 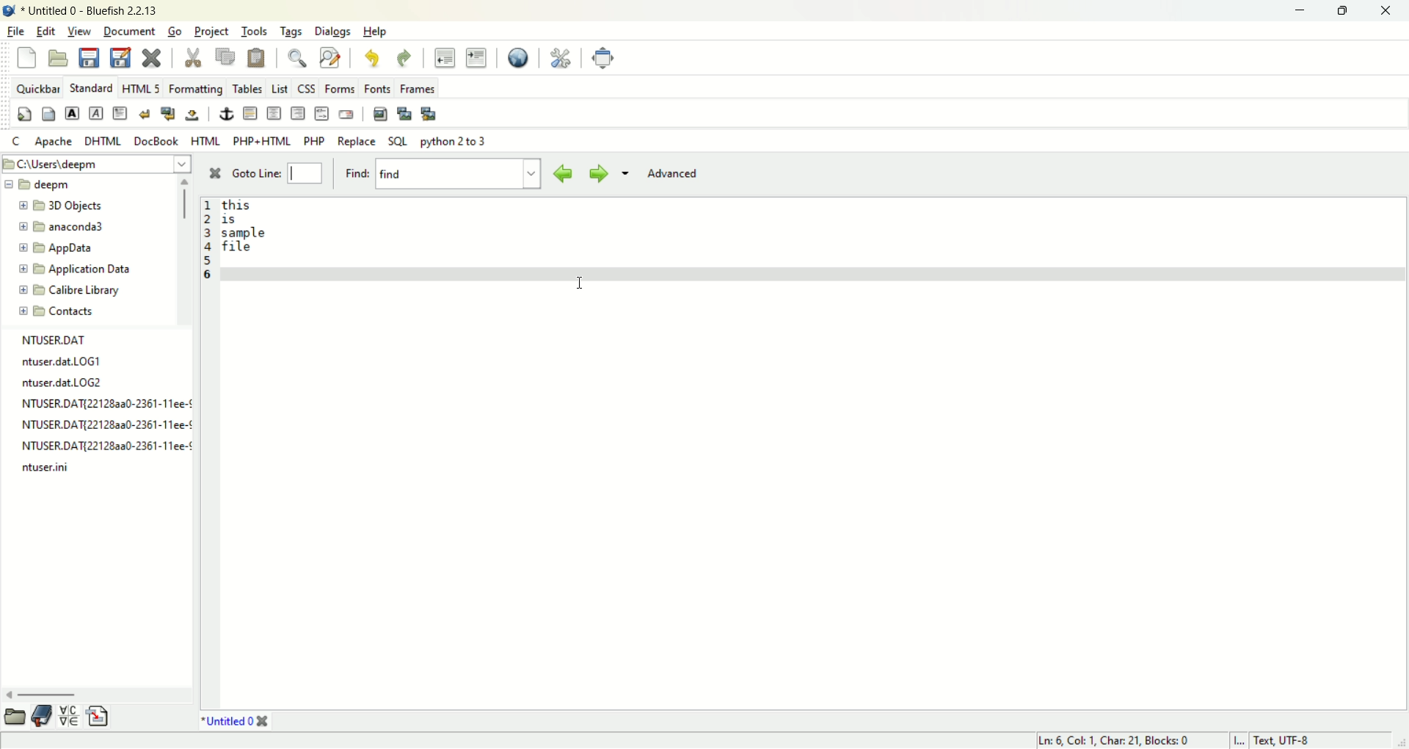 I want to click on next, so click(x=597, y=175).